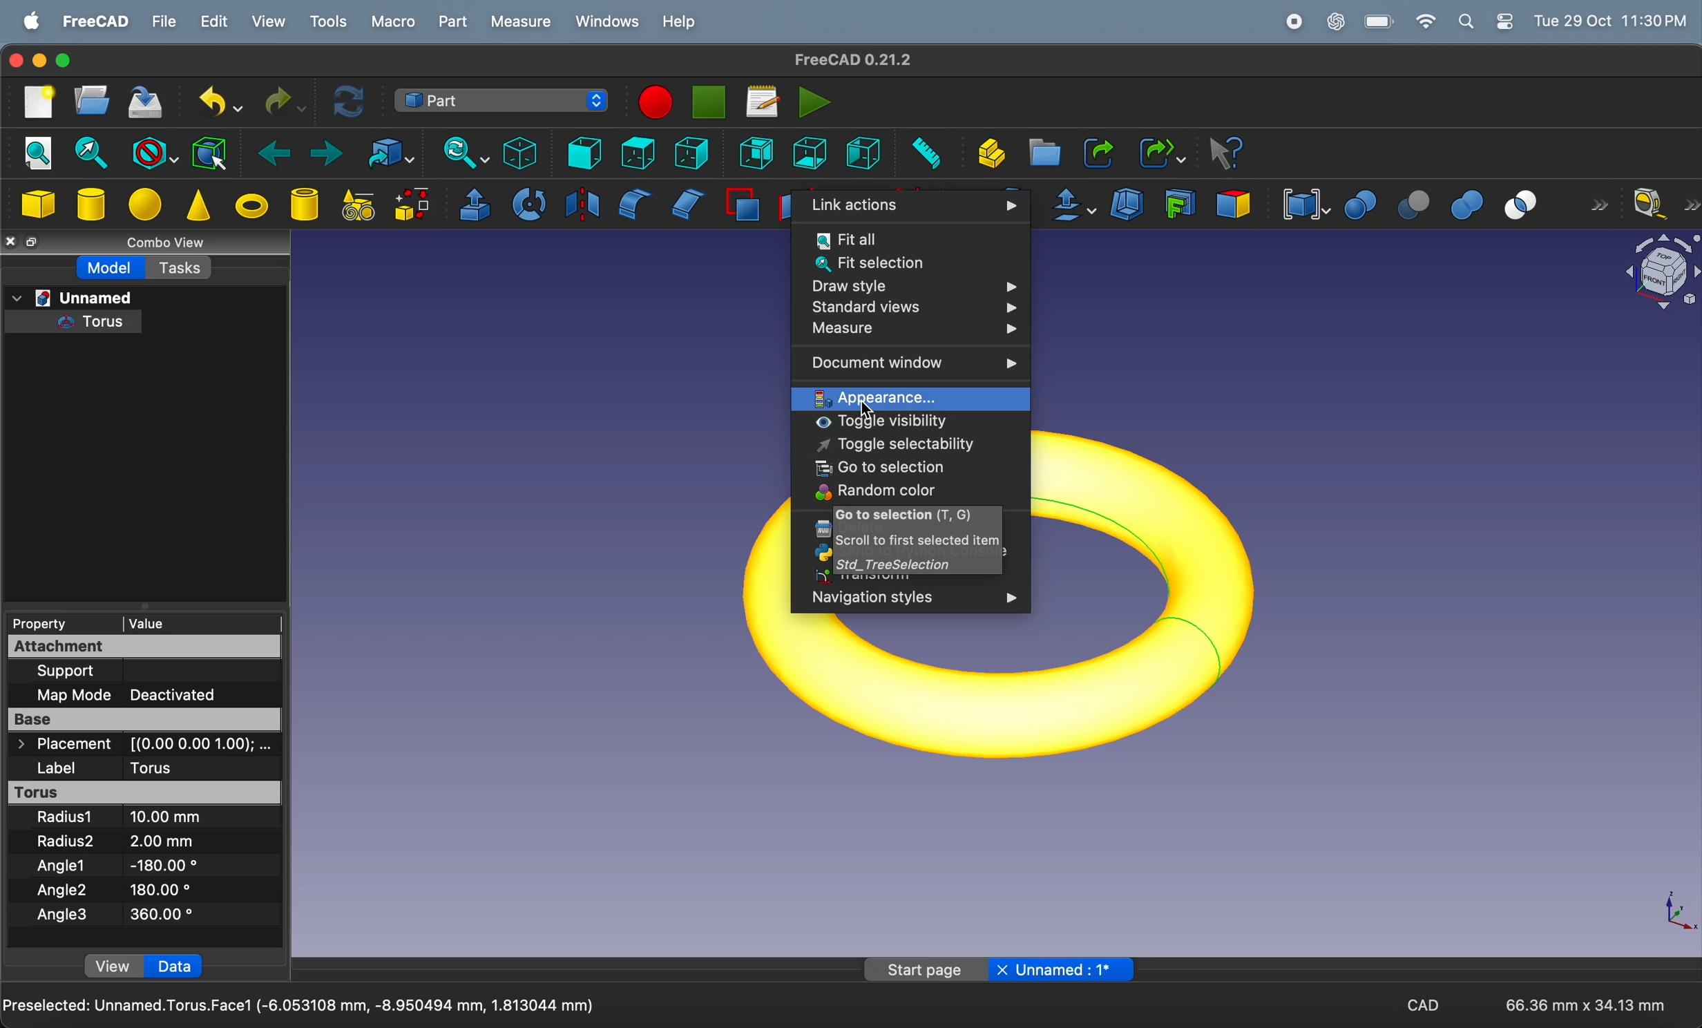  What do you see at coordinates (1427, 21) in the screenshot?
I see `wifi` at bounding box center [1427, 21].